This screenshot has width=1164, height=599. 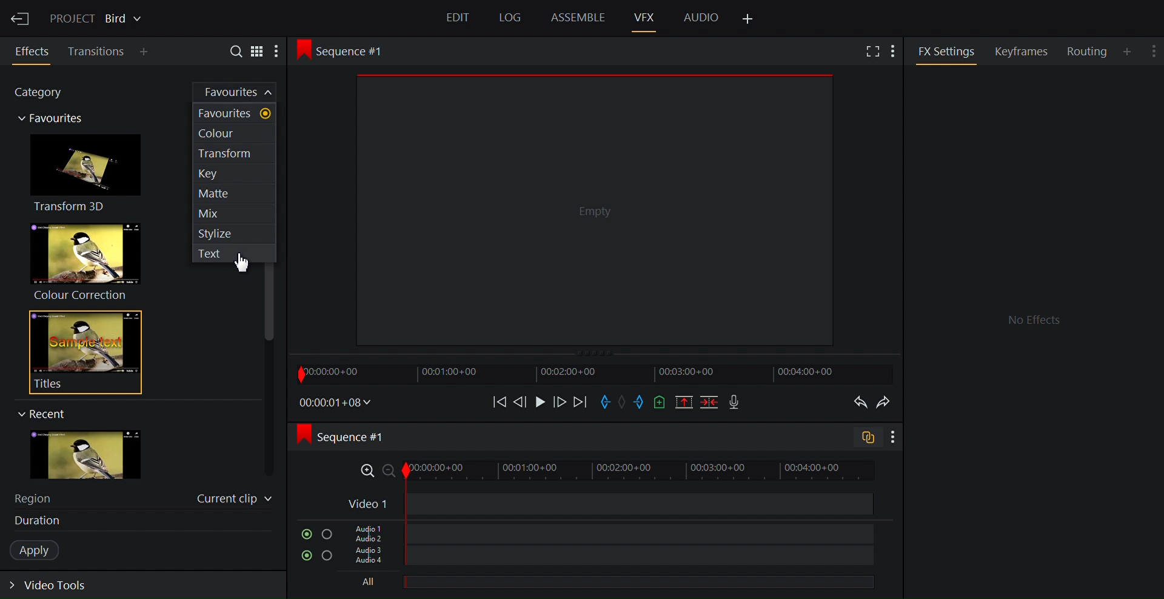 I want to click on Log, so click(x=508, y=18).